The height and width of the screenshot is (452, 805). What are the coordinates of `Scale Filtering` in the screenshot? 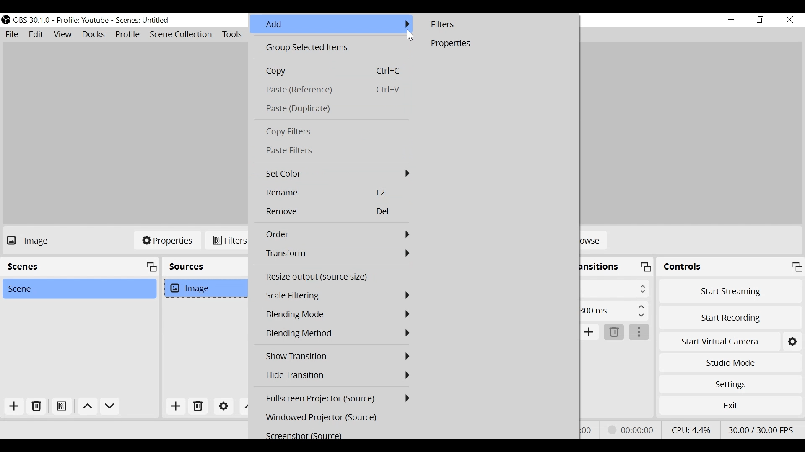 It's located at (338, 296).